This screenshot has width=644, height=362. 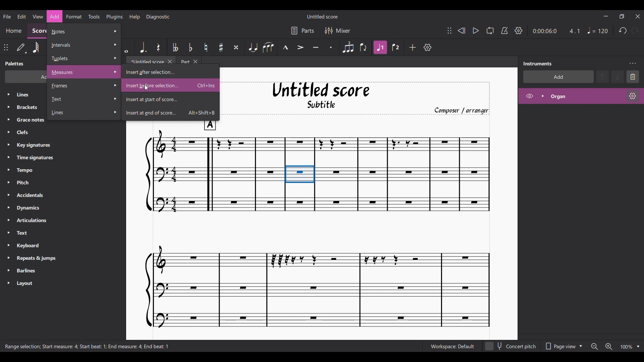 I want to click on Undo, so click(x=622, y=31).